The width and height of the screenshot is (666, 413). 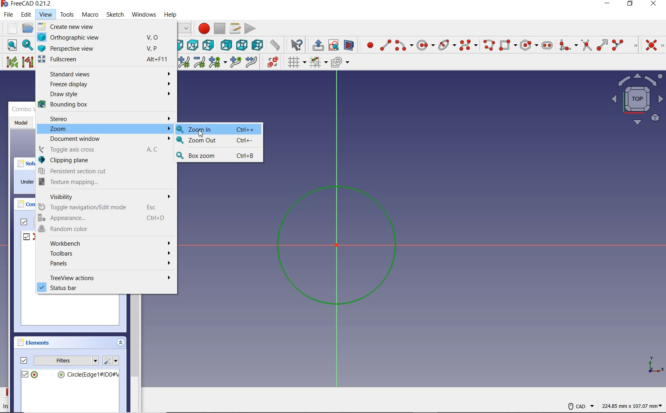 I want to click on select associated constraints, so click(x=10, y=61).